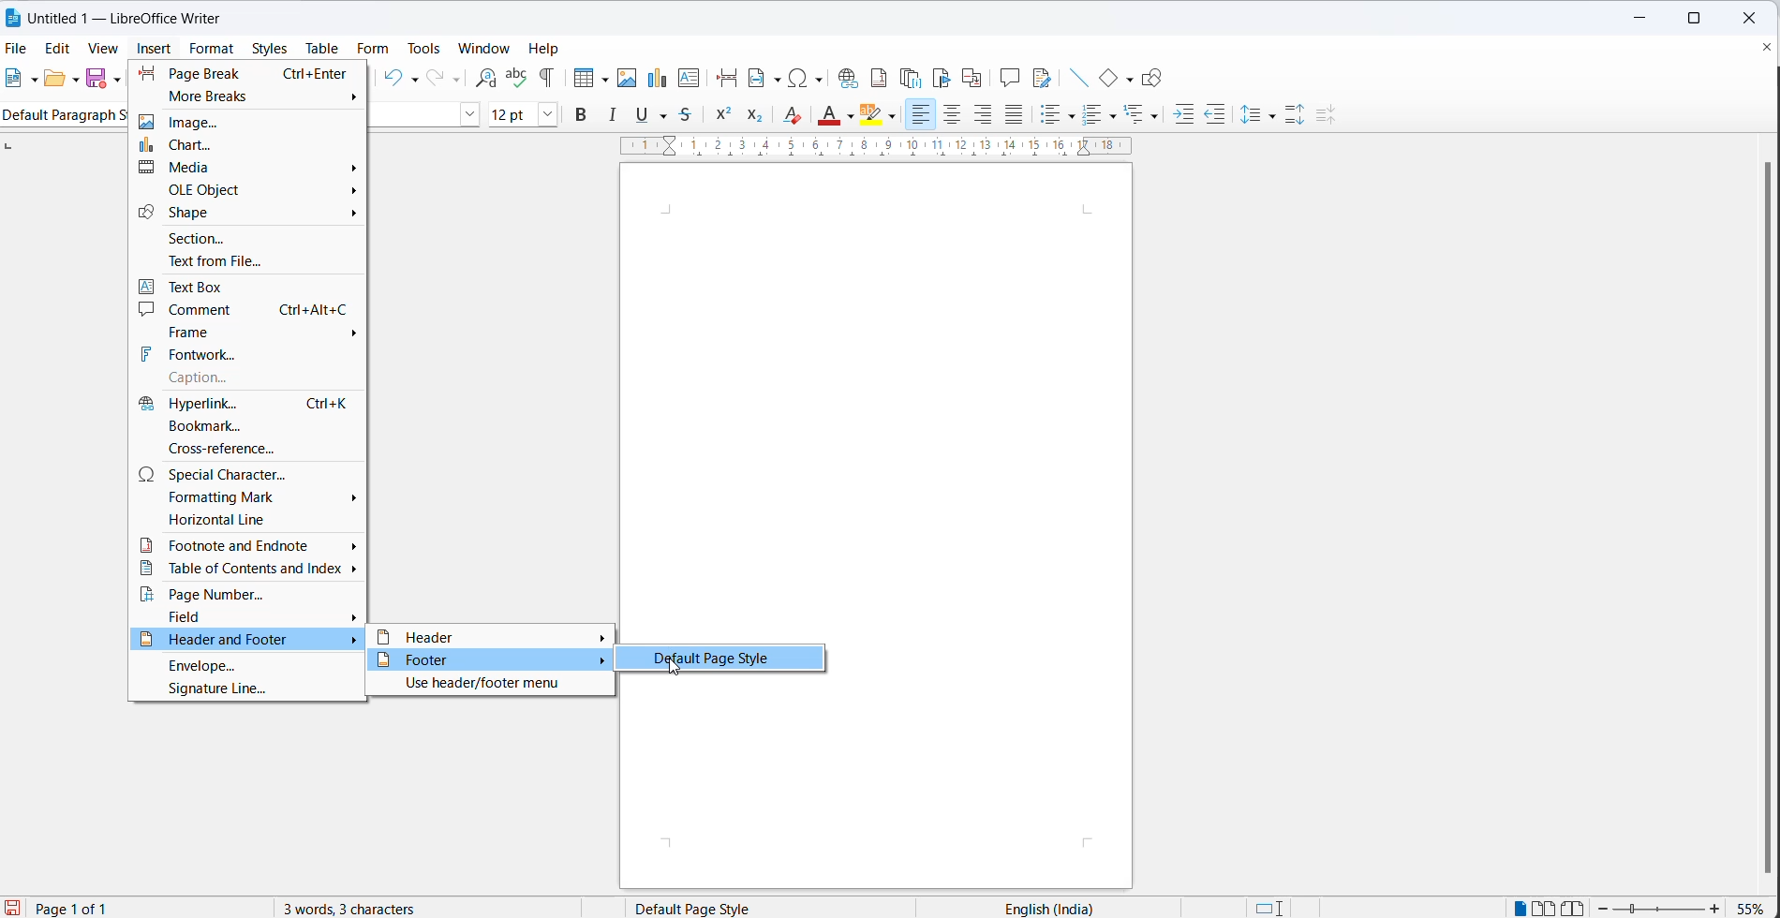 Image resolution: width=1780 pixels, height=918 pixels. Describe the element at coordinates (494, 636) in the screenshot. I see `header` at that location.